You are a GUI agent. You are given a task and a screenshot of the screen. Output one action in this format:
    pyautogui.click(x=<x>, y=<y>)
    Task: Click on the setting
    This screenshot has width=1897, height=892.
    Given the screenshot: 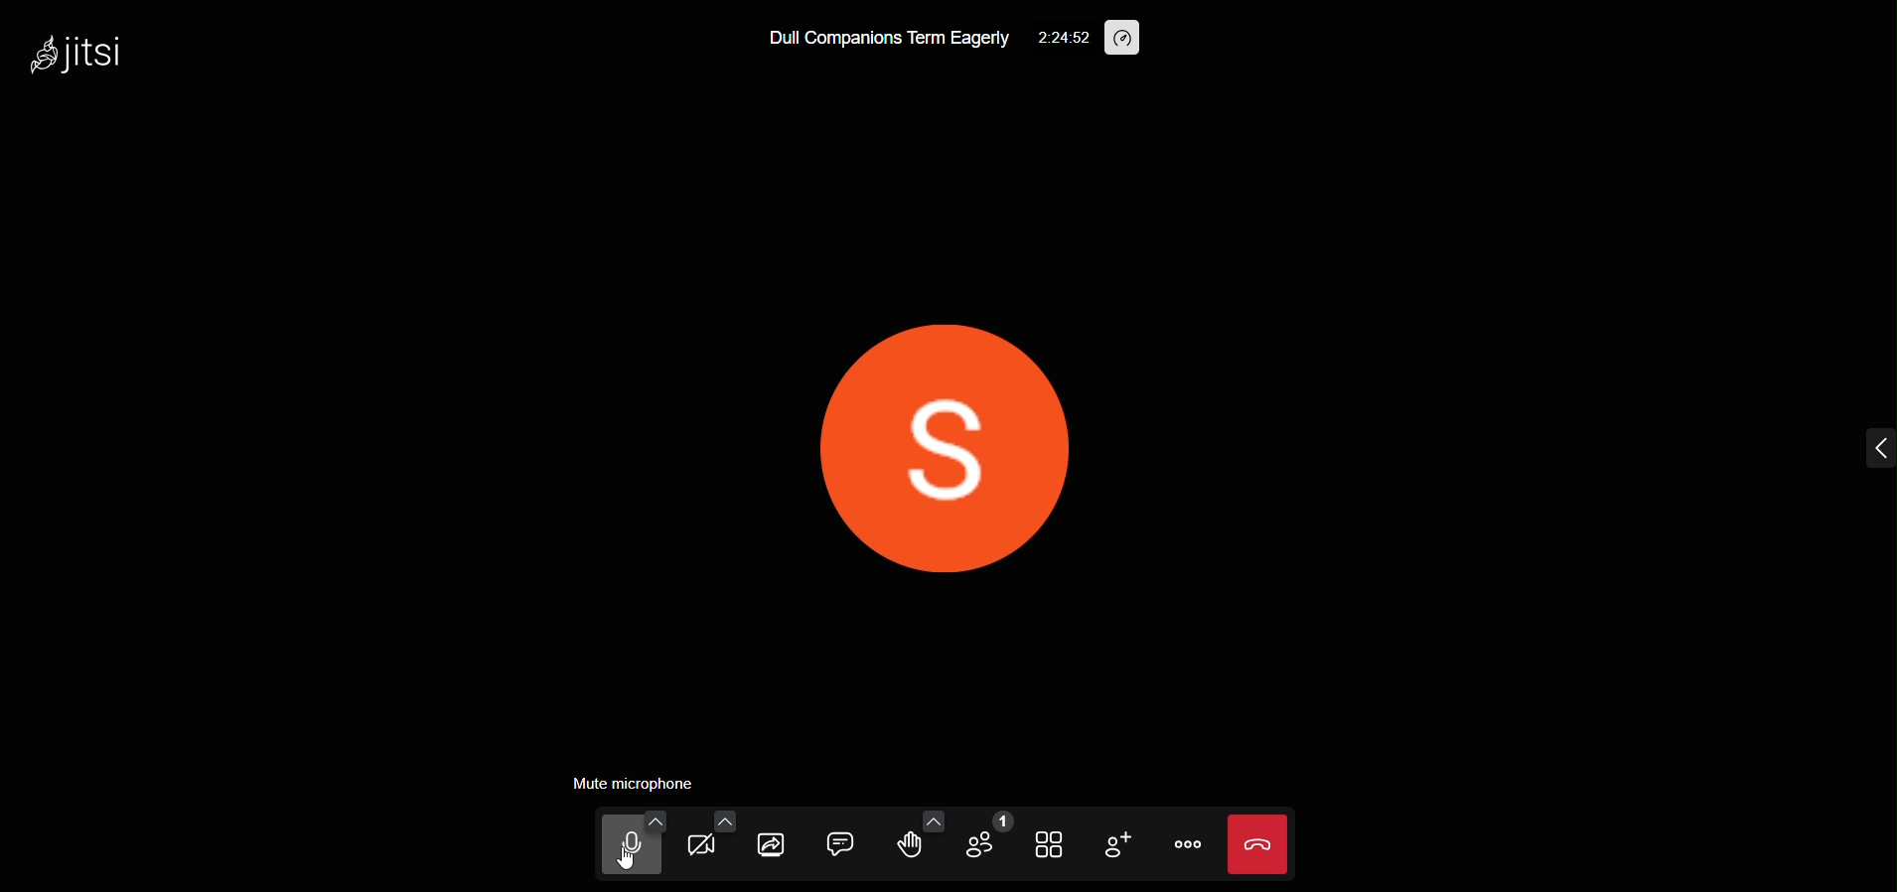 What is the action you would take?
    pyautogui.click(x=1058, y=38)
    